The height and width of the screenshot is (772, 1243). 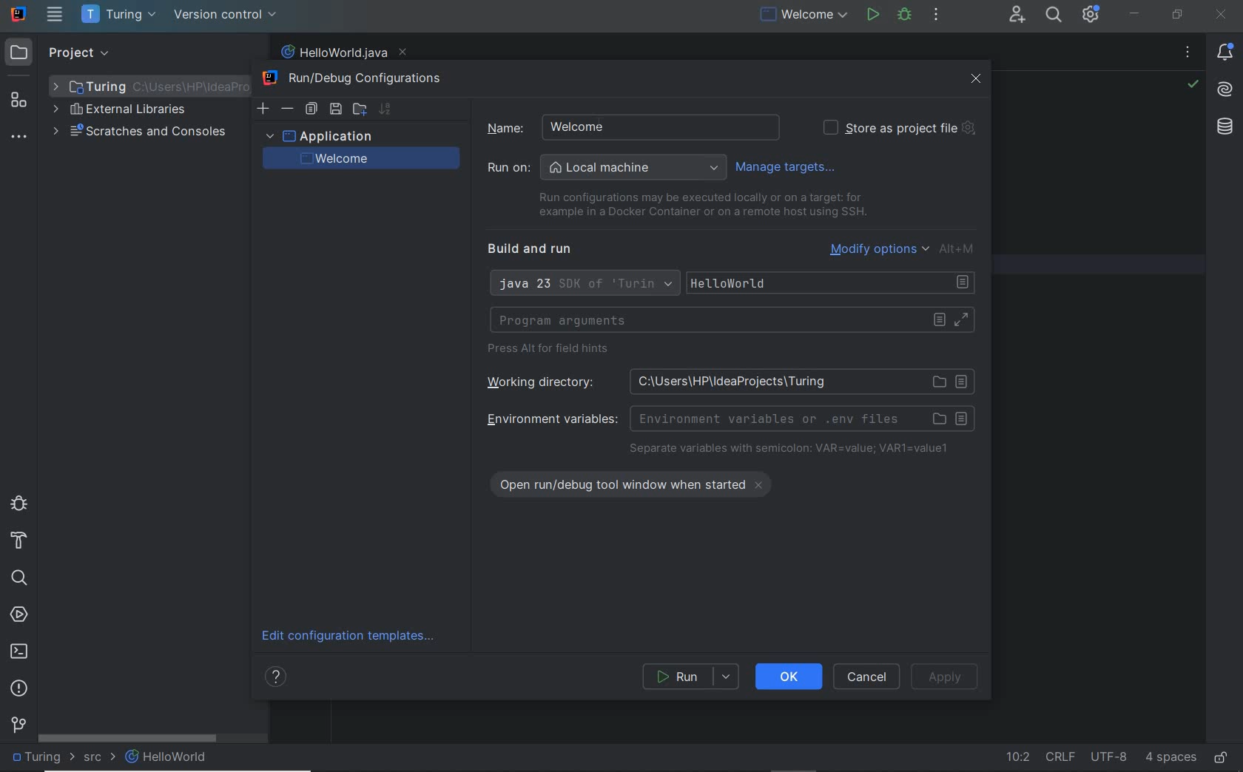 I want to click on COPY CONFIGURATION, so click(x=311, y=109).